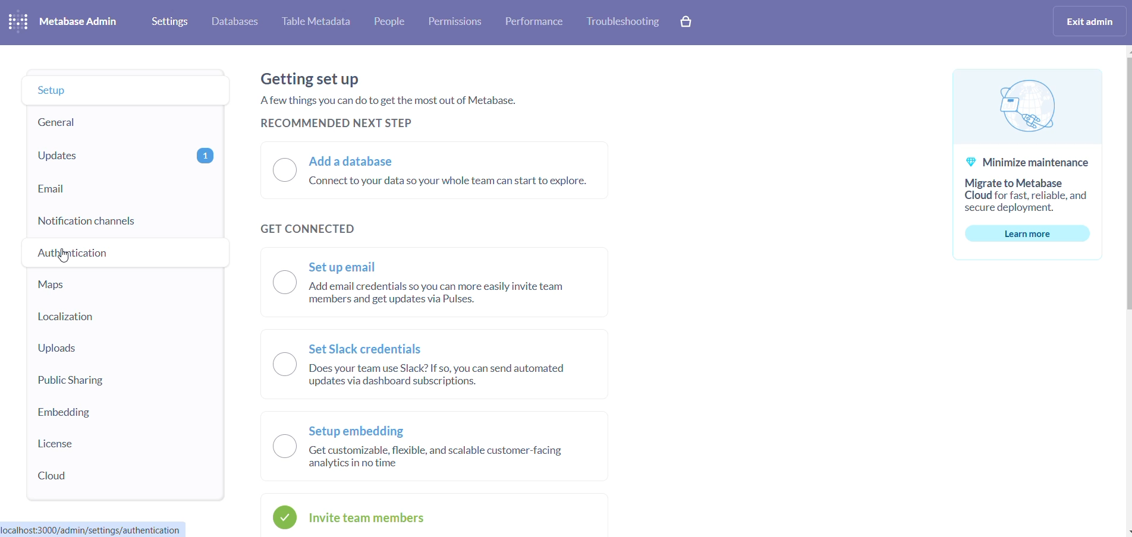 The image size is (1132, 537). What do you see at coordinates (1027, 105) in the screenshot?
I see `logo` at bounding box center [1027, 105].